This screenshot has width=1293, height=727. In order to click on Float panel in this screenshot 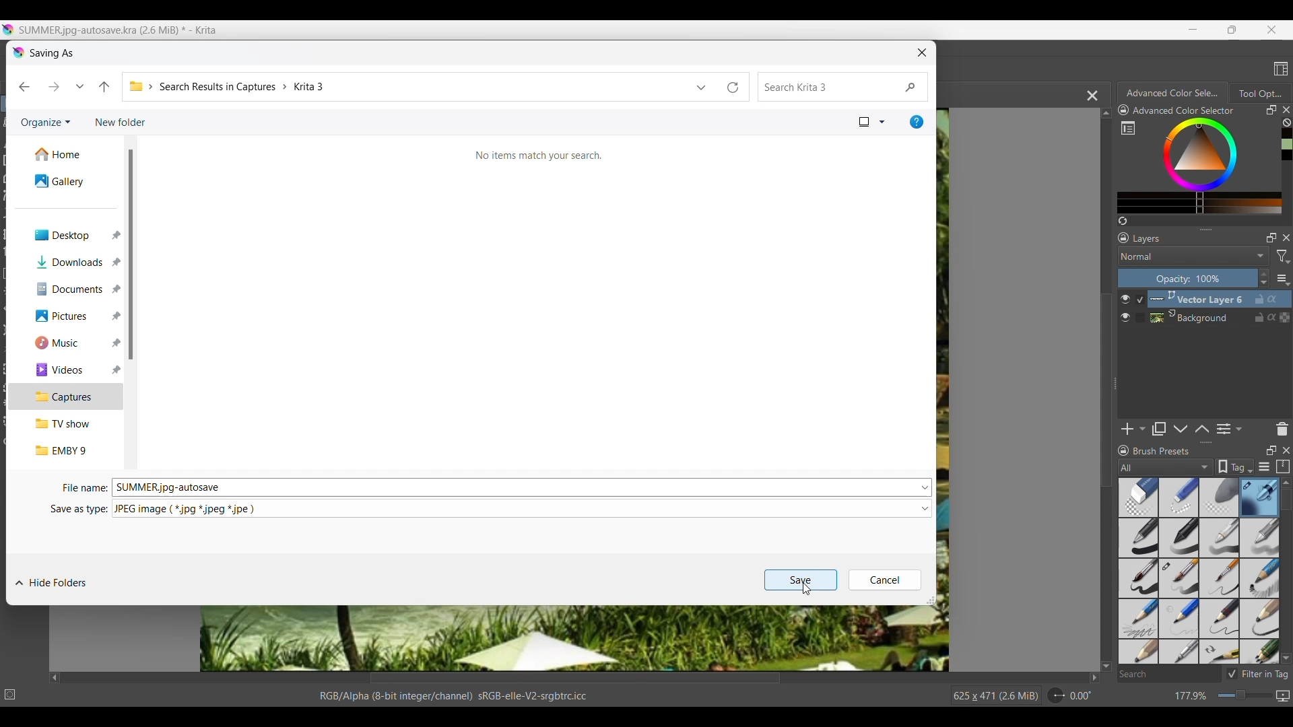, I will do `click(1271, 450)`.